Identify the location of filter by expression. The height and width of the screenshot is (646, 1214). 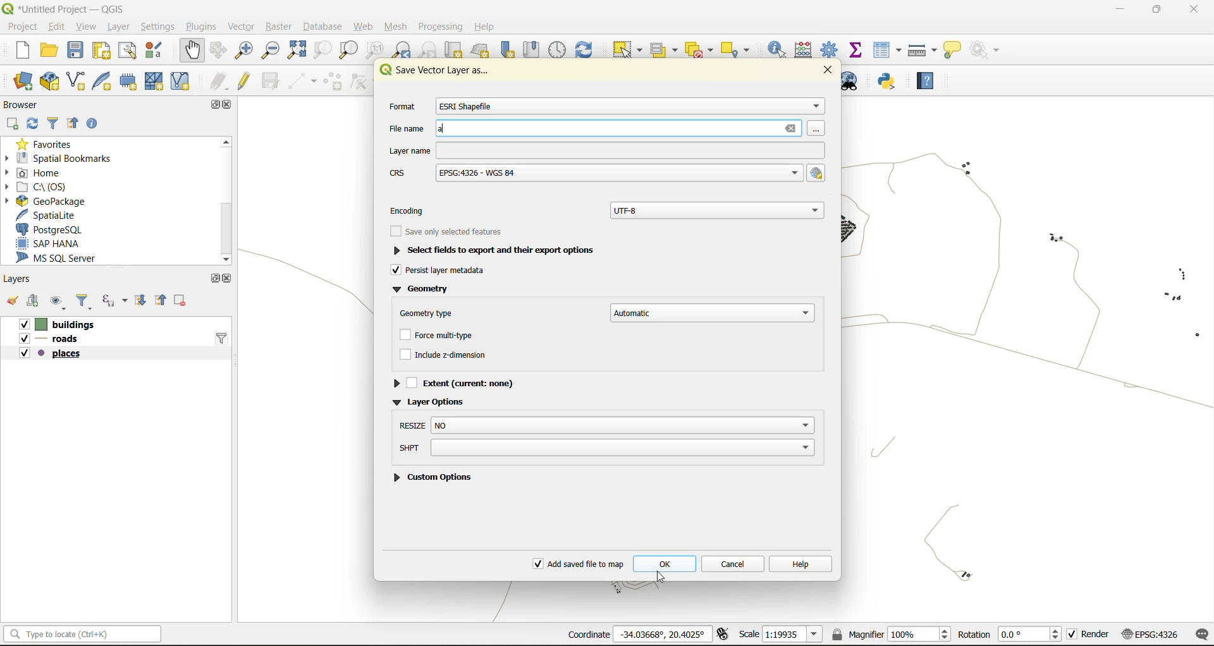
(113, 302).